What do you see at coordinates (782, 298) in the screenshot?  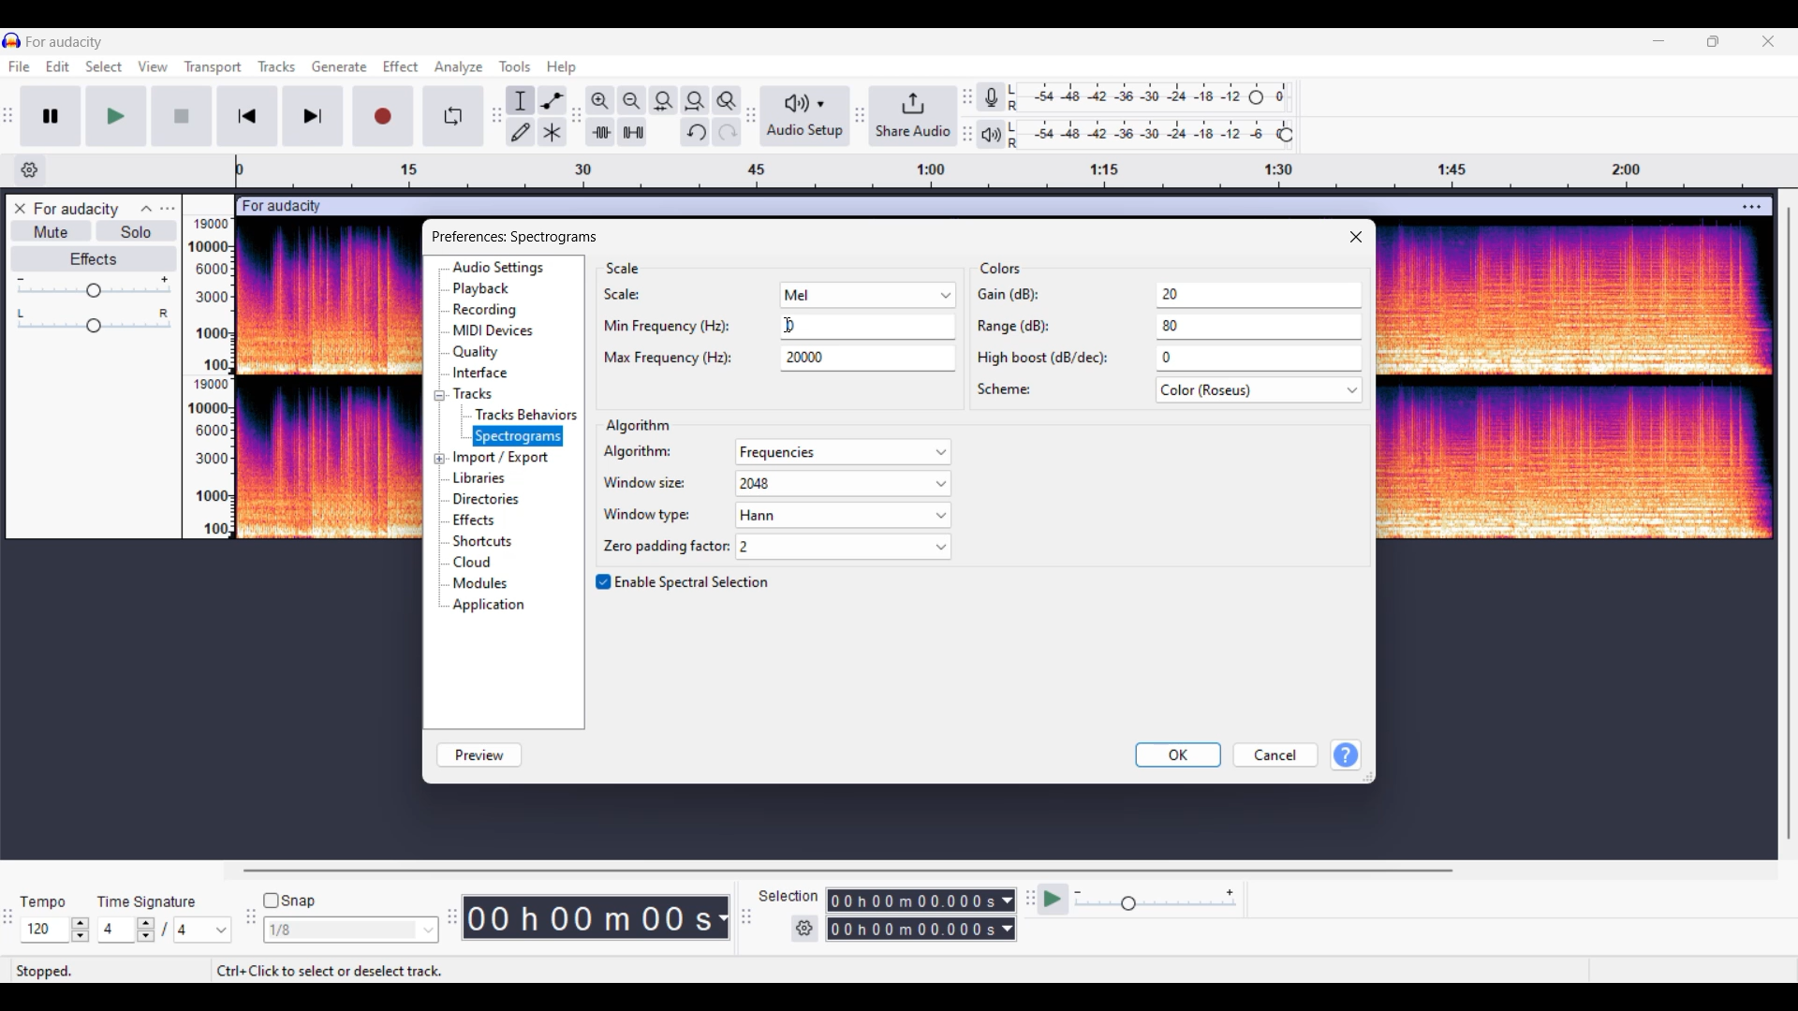 I see `scale` at bounding box center [782, 298].